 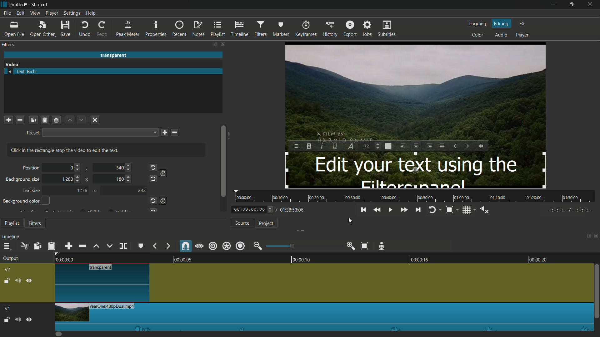 I want to click on adjustment bar, so click(x=304, y=246).